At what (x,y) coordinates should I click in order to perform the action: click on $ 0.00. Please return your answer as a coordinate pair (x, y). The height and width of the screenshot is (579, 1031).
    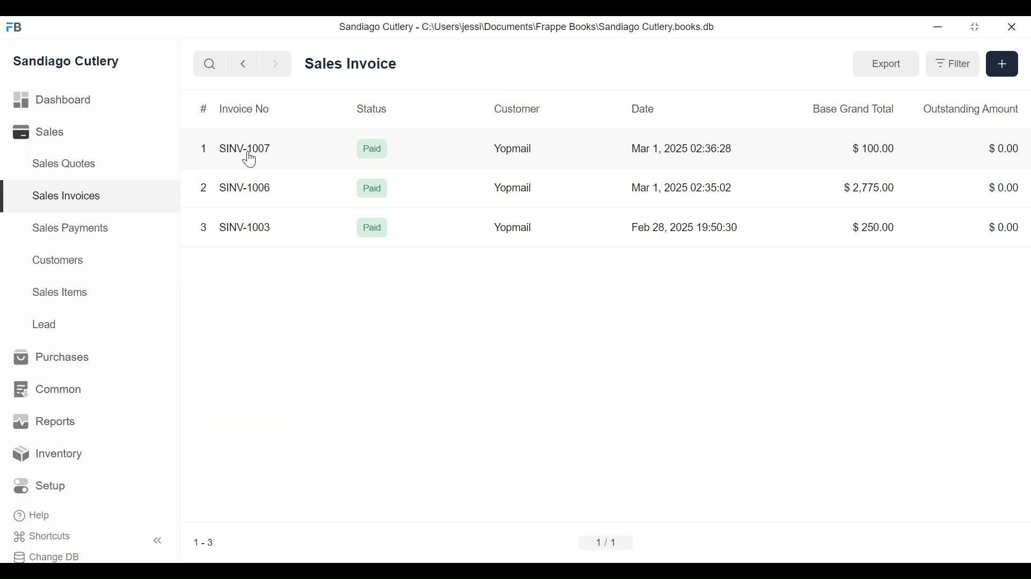
    Looking at the image, I should click on (1003, 148).